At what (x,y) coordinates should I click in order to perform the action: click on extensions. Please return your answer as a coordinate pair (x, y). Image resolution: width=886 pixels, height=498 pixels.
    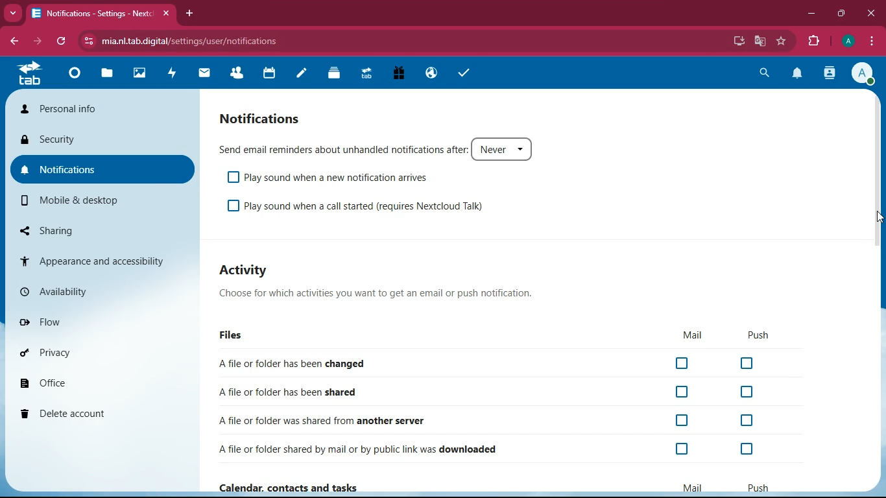
    Looking at the image, I should click on (813, 42).